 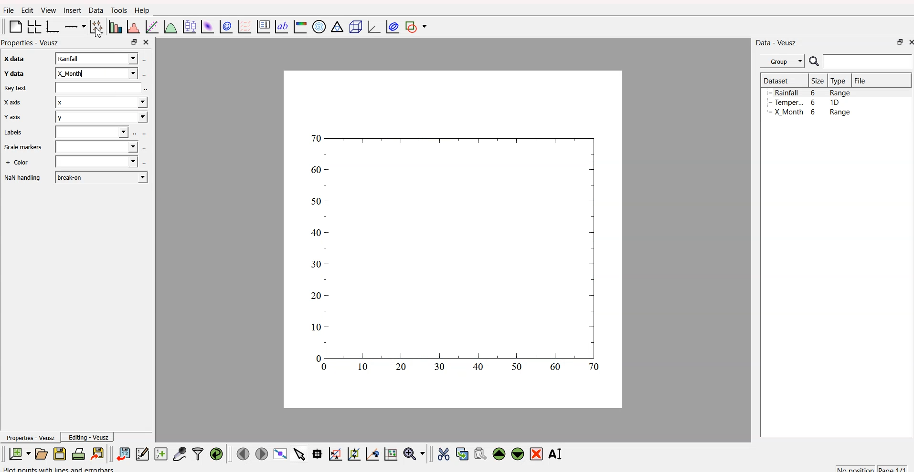 I want to click on save a document, so click(x=58, y=453).